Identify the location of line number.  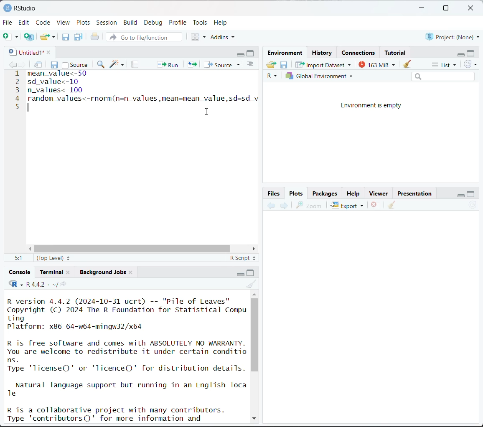
(17, 91).